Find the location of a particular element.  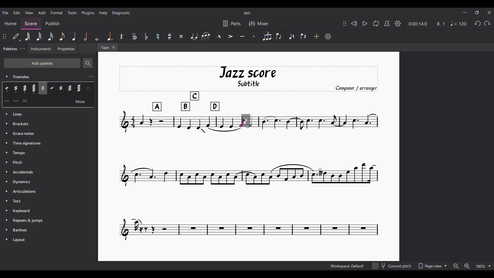

Add is located at coordinates (317, 36).